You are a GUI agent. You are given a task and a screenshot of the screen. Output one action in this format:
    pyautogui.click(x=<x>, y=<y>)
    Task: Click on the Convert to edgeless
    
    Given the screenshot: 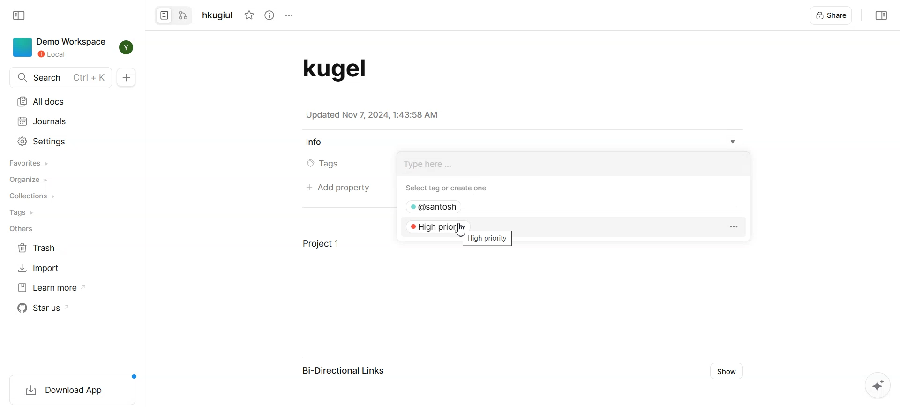 What is the action you would take?
    pyautogui.click(x=184, y=16)
    